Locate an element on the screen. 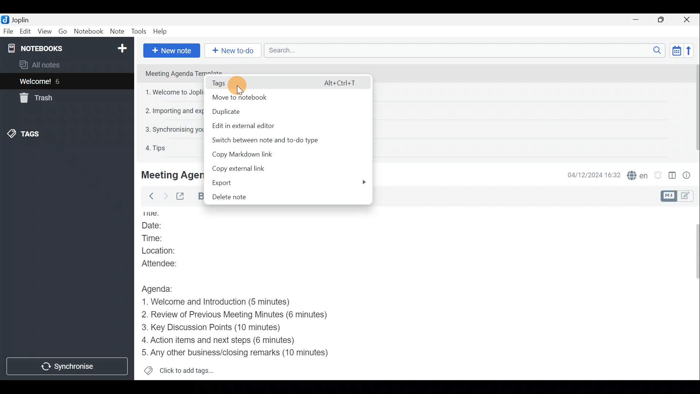 The height and width of the screenshot is (394, 700). 2. Importing and exporting notes is located at coordinates (175, 111).